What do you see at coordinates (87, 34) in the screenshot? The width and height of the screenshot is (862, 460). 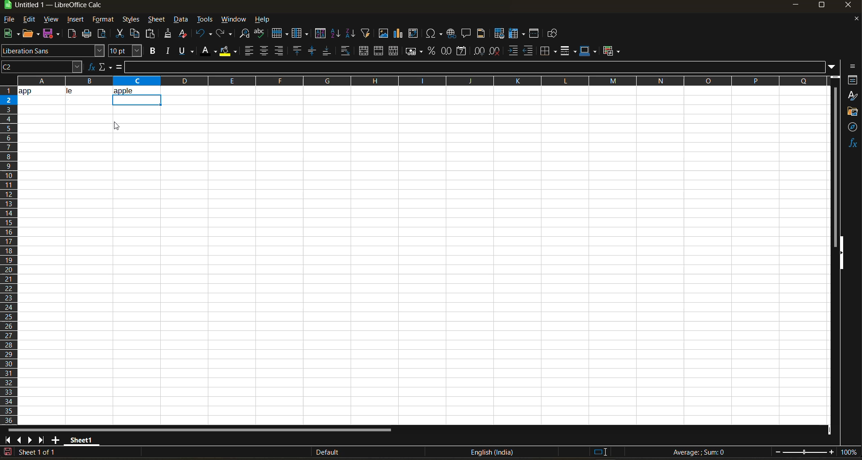 I see `print` at bounding box center [87, 34].